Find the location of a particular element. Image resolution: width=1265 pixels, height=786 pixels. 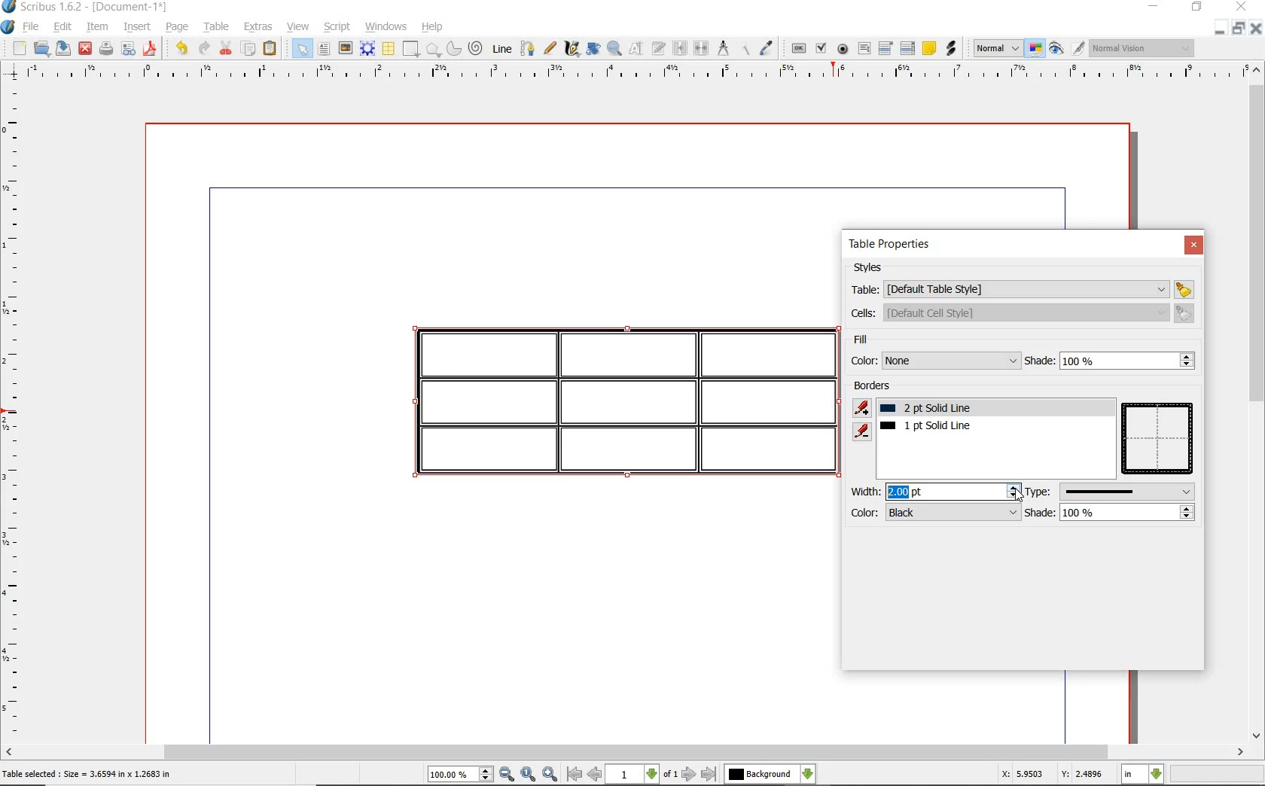

render frame is located at coordinates (367, 50).